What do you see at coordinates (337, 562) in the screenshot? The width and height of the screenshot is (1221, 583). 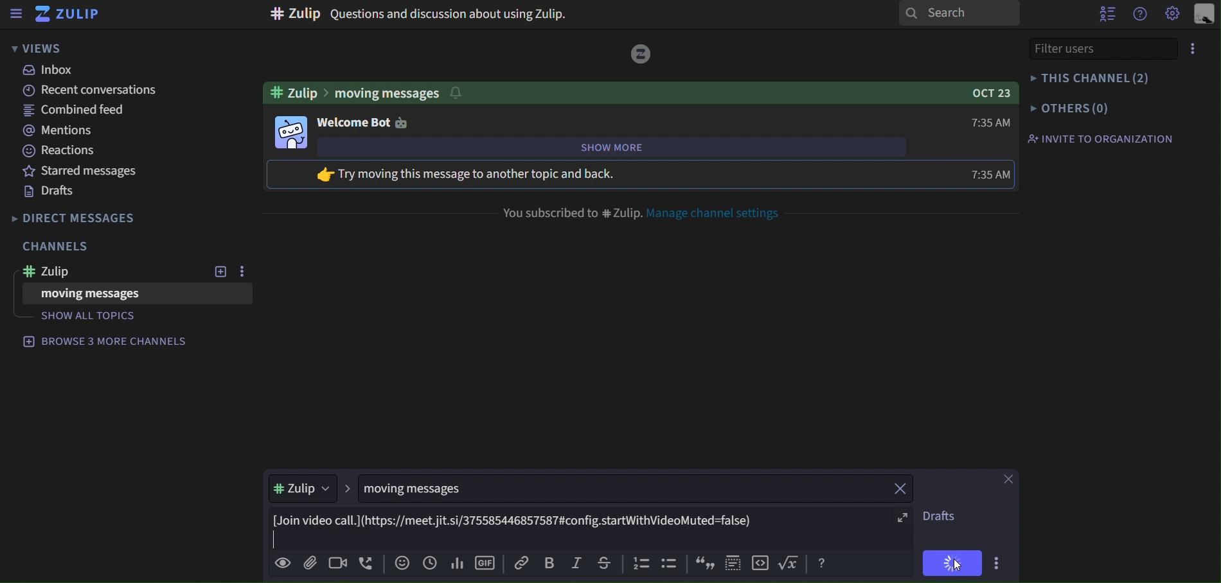 I see `add video call` at bounding box center [337, 562].